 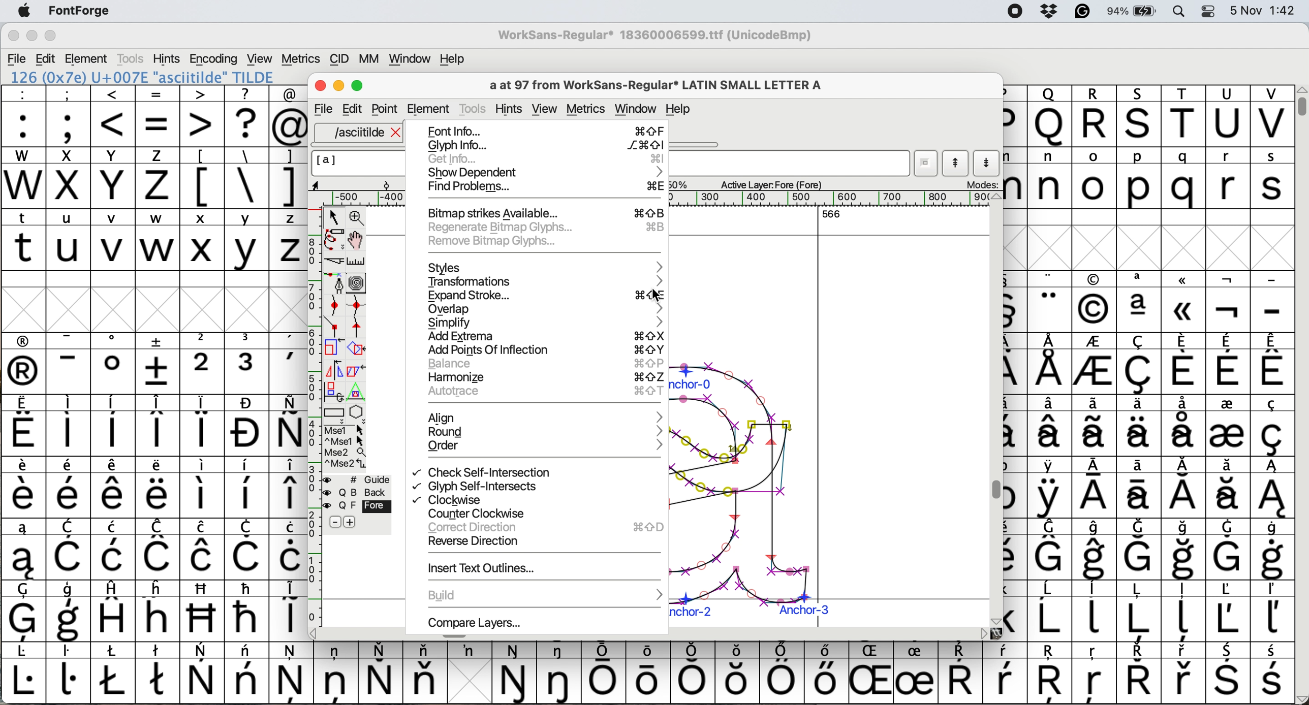 I want to click on symbol, so click(x=24, y=426).